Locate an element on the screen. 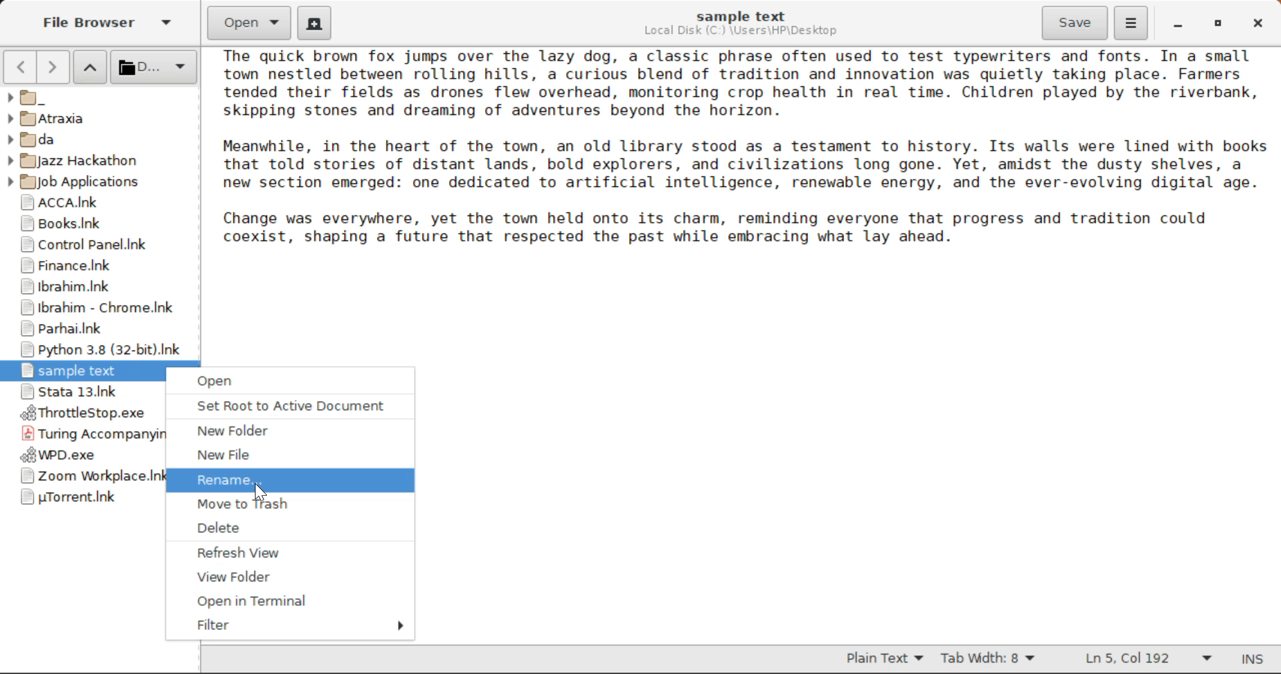  Job Applications Folder is located at coordinates (91, 184).